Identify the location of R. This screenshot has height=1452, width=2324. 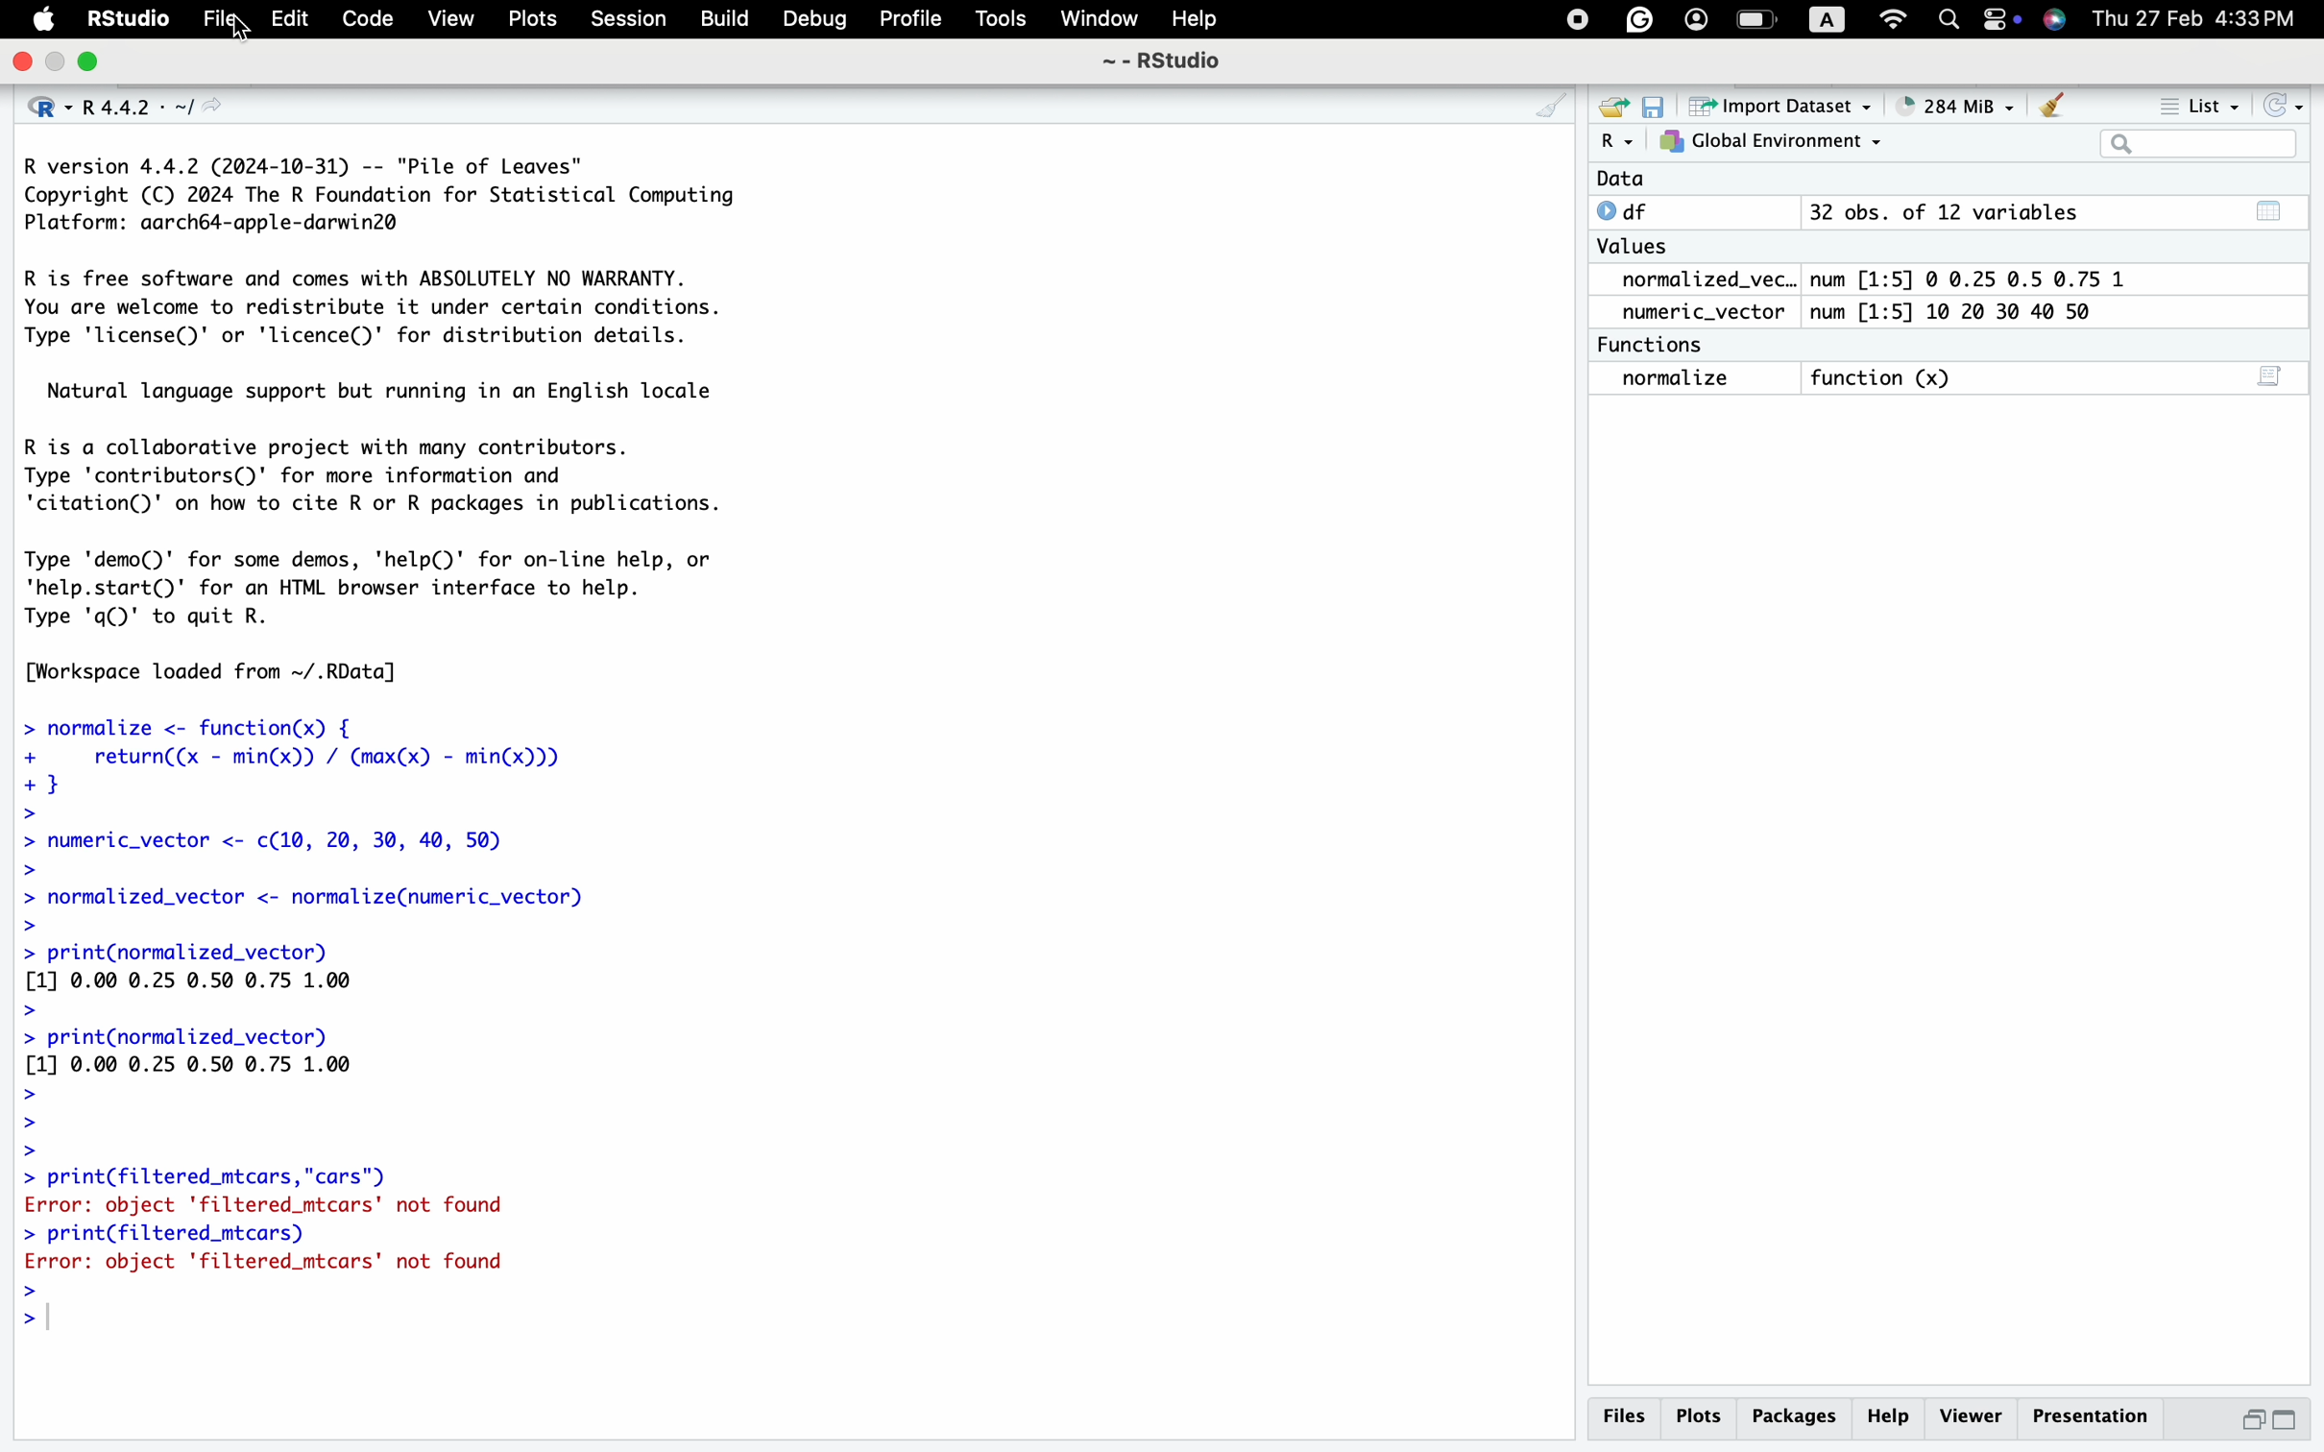
(1614, 144).